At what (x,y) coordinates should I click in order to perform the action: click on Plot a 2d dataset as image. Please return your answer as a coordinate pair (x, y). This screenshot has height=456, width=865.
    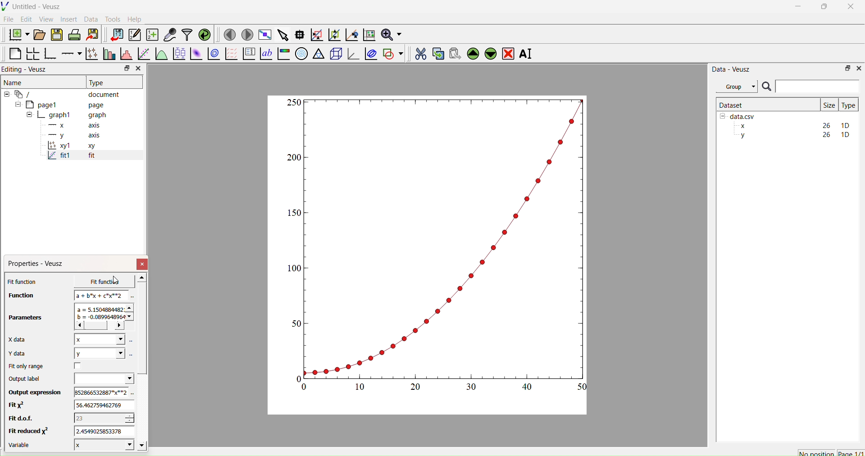
    Looking at the image, I should click on (196, 54).